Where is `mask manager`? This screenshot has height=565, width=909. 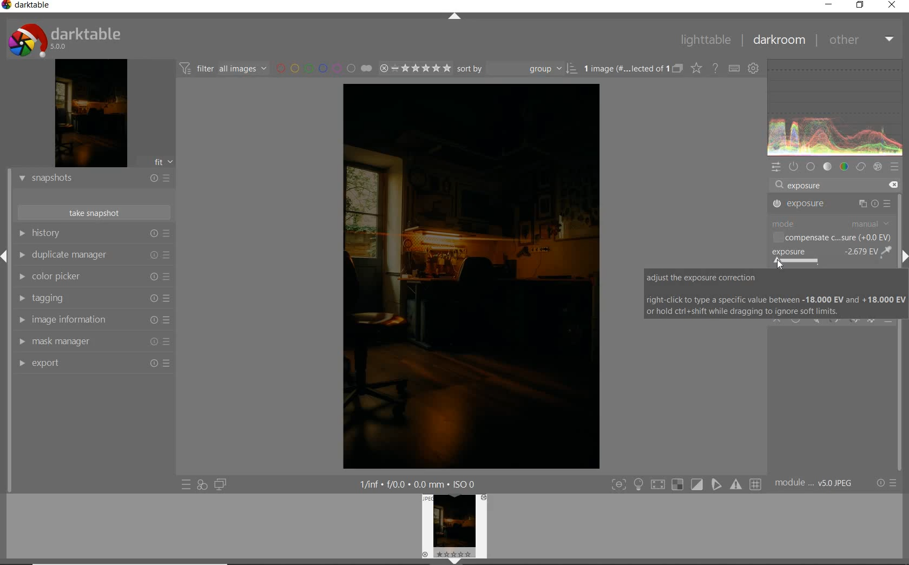
mask manager is located at coordinates (91, 343).